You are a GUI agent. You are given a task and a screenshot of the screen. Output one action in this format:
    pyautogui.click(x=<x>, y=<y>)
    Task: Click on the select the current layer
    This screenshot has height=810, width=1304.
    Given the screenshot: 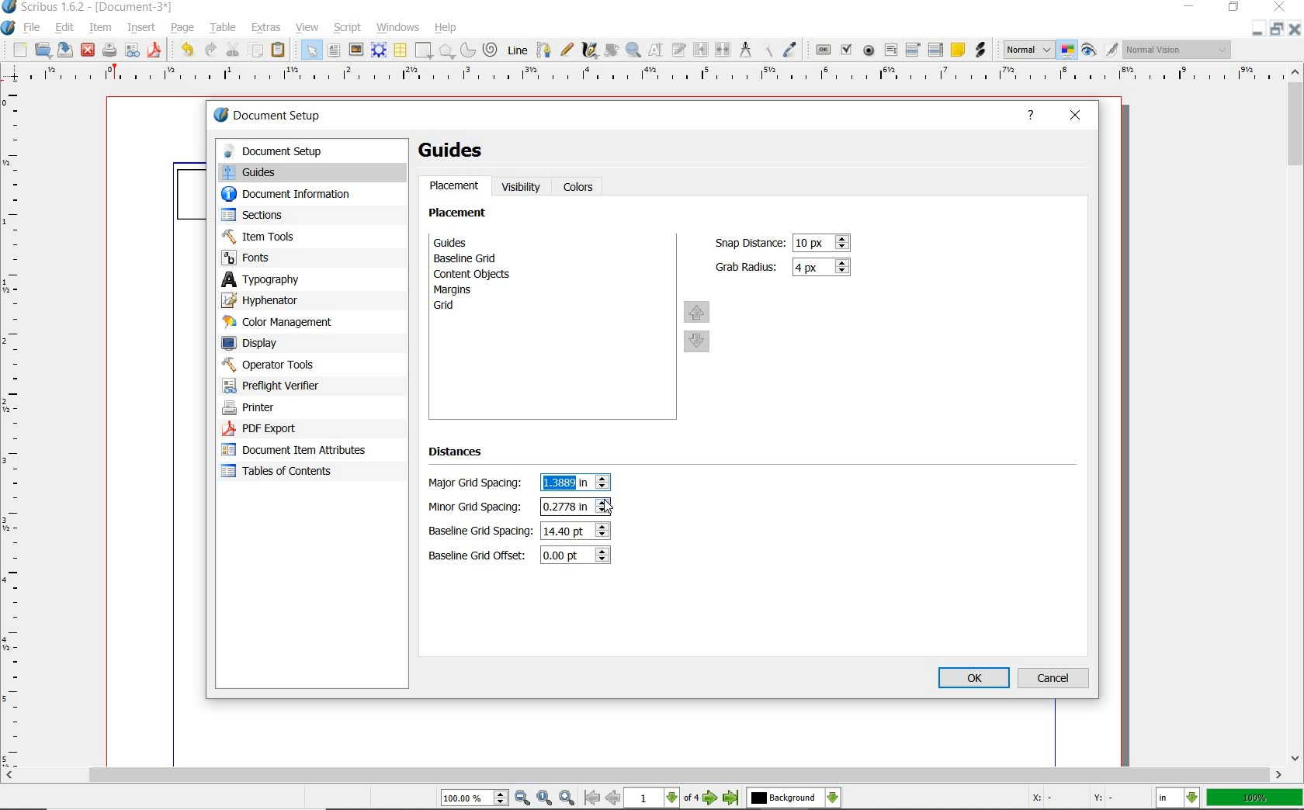 What is the action you would take?
    pyautogui.click(x=794, y=798)
    